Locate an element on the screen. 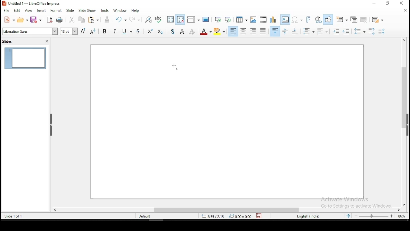 This screenshot has width=410, height=231. tools is located at coordinates (103, 10).